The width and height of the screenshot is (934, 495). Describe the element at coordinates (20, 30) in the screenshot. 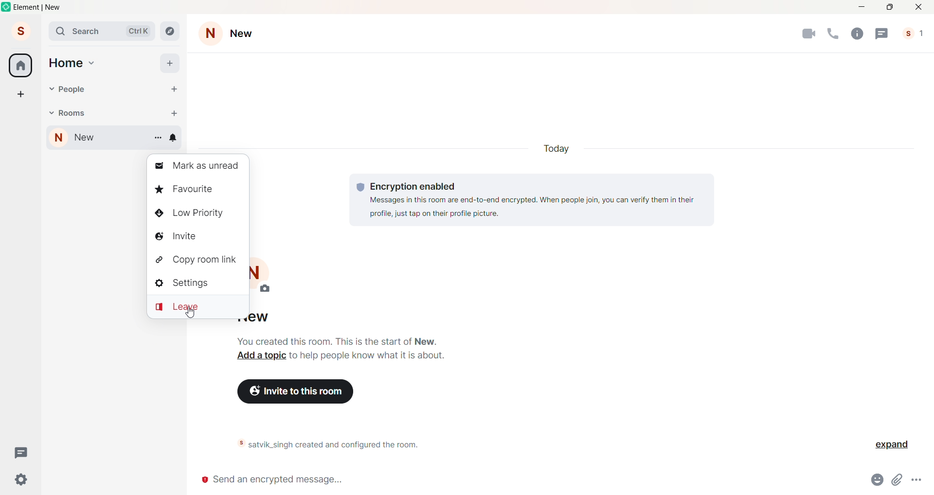

I see `Account` at that location.